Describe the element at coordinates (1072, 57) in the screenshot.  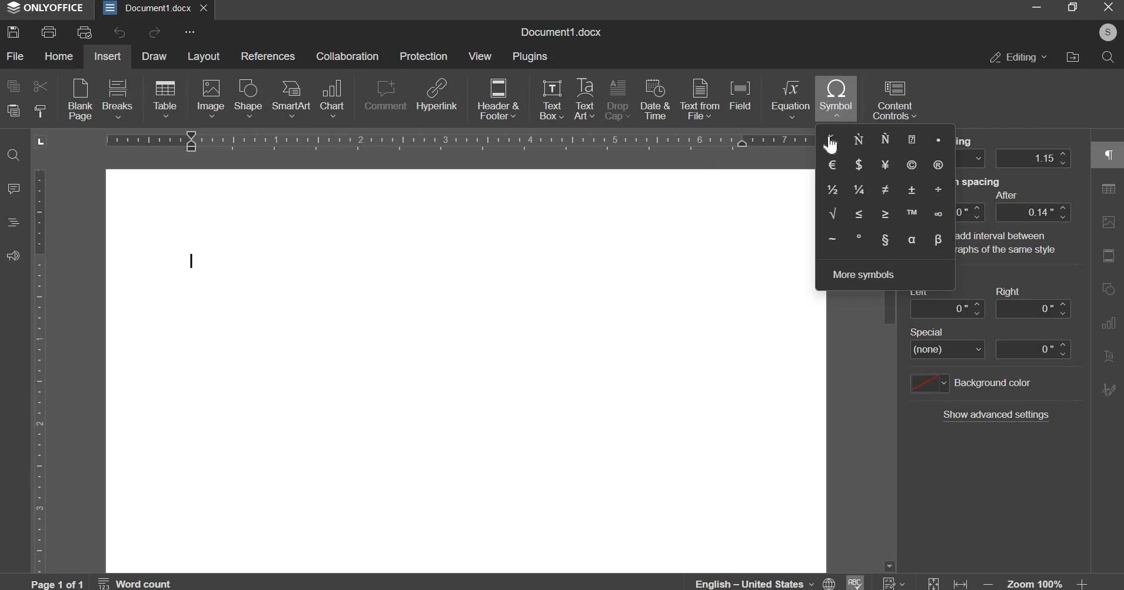
I see `file location` at that location.